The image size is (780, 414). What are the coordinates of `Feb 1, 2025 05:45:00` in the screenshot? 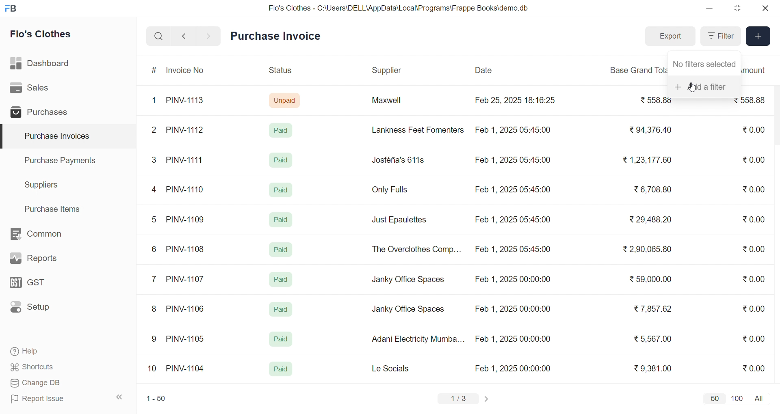 It's located at (514, 190).